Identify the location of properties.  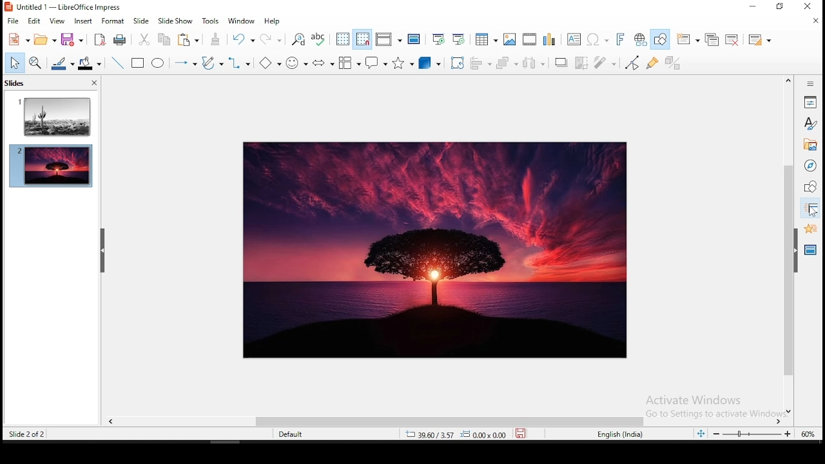
(810, 102).